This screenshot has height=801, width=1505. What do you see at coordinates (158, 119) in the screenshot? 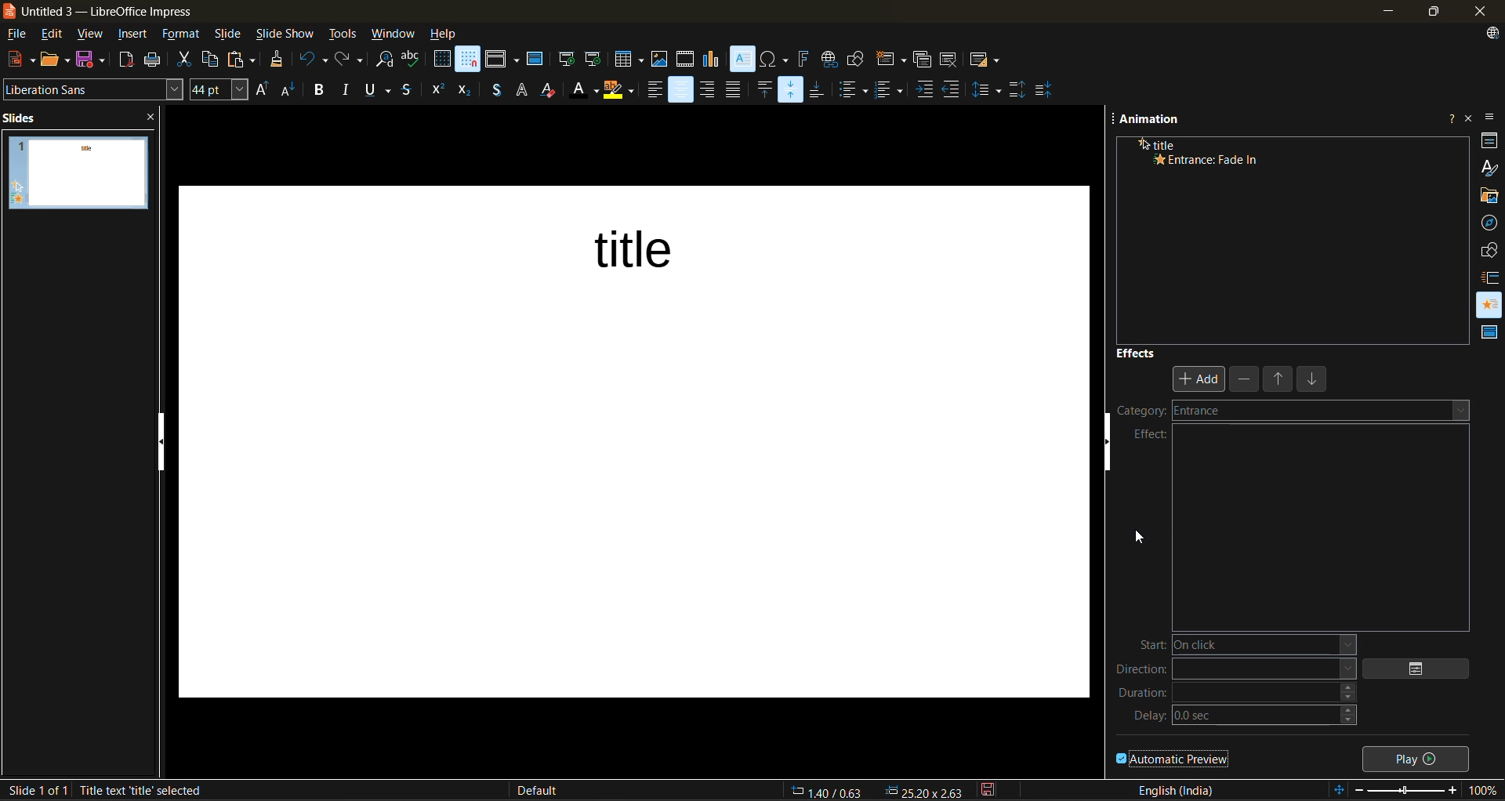
I see `close pane` at bounding box center [158, 119].